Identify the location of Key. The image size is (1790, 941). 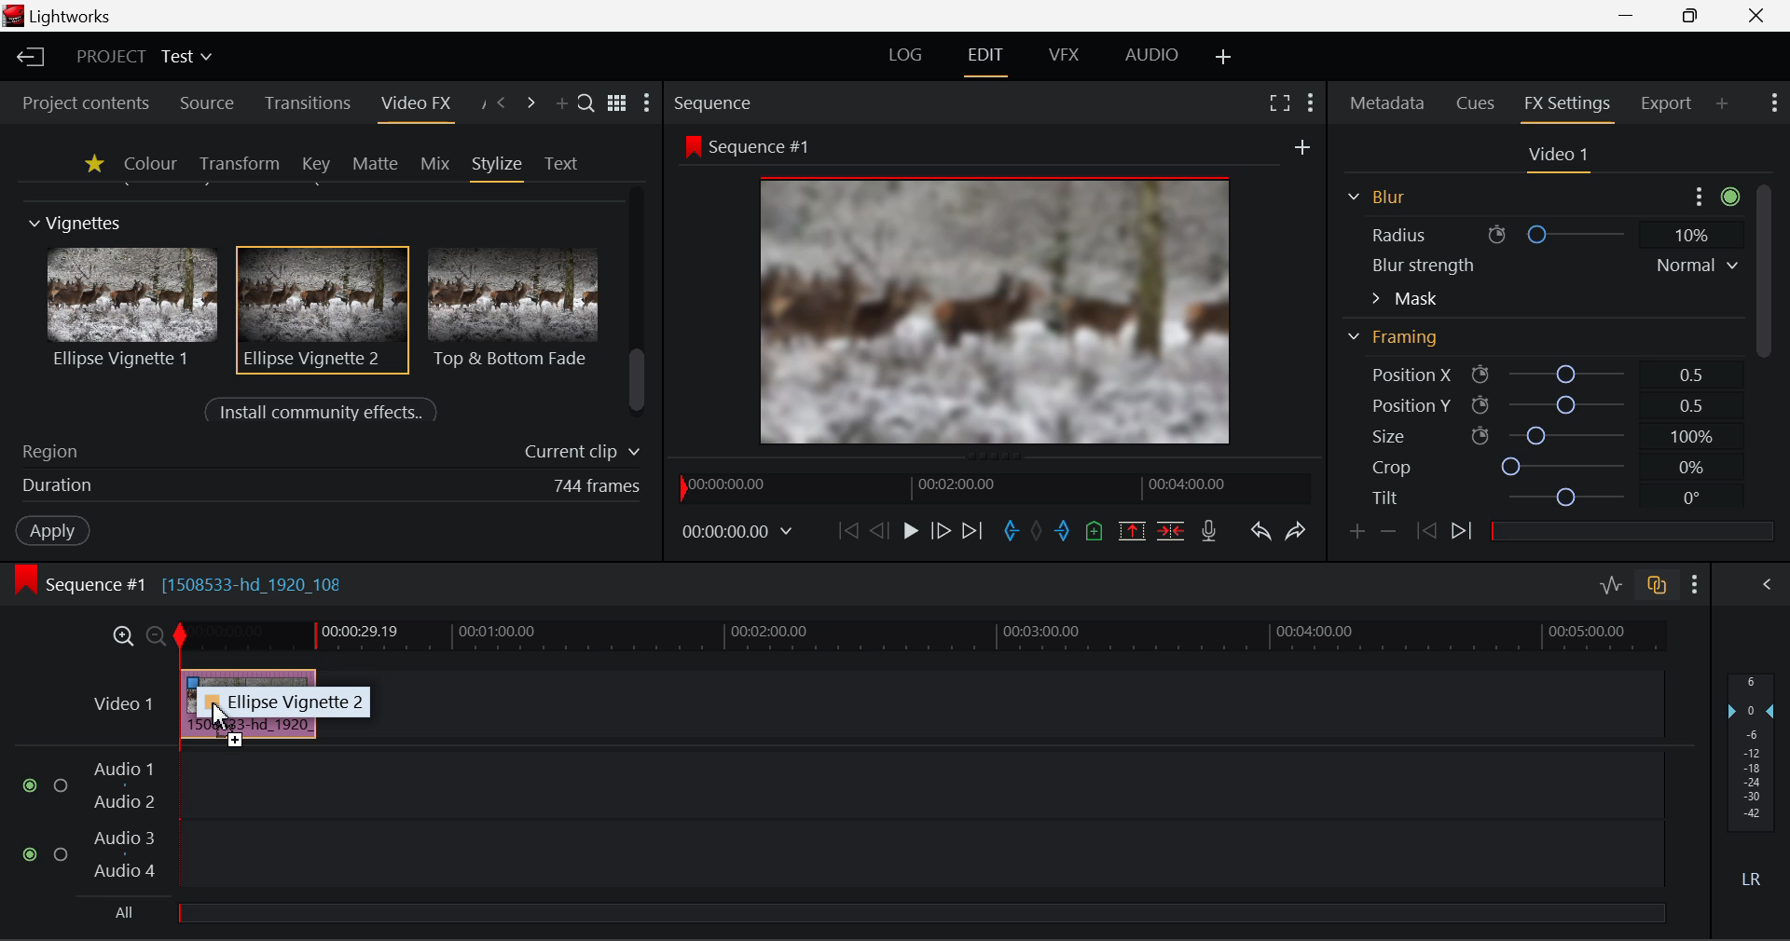
(315, 164).